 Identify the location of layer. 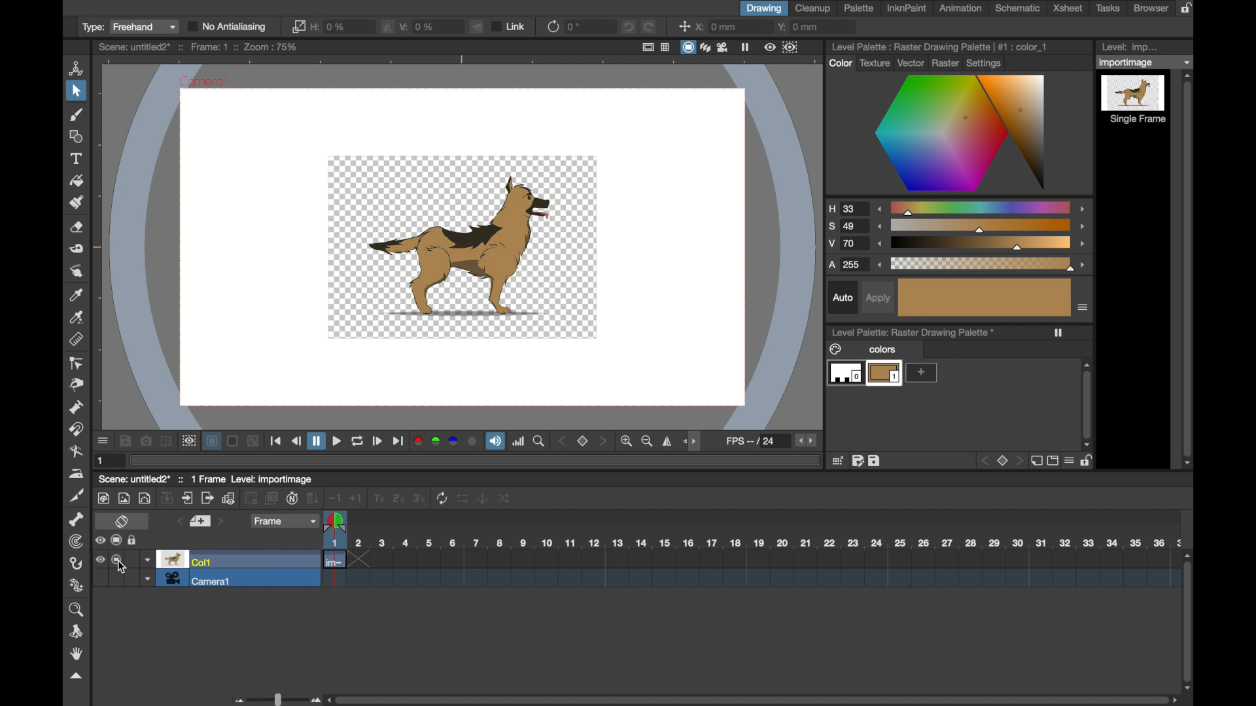
(212, 441).